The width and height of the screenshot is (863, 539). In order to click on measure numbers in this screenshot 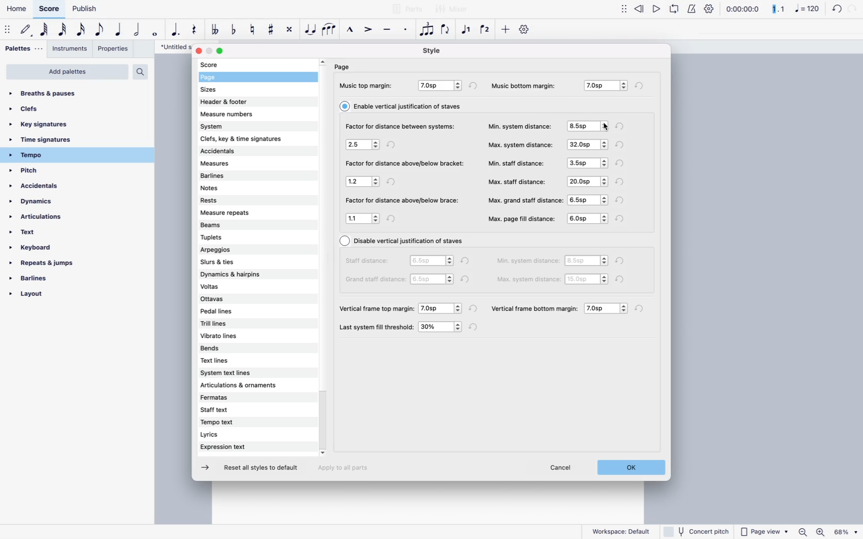, I will do `click(245, 113)`.